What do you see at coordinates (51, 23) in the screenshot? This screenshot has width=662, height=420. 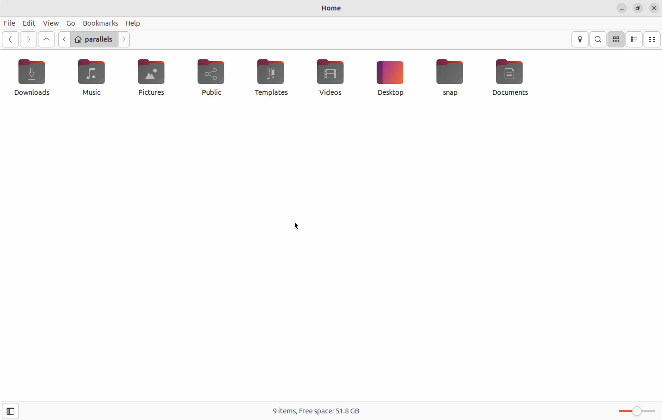 I see `view` at bounding box center [51, 23].